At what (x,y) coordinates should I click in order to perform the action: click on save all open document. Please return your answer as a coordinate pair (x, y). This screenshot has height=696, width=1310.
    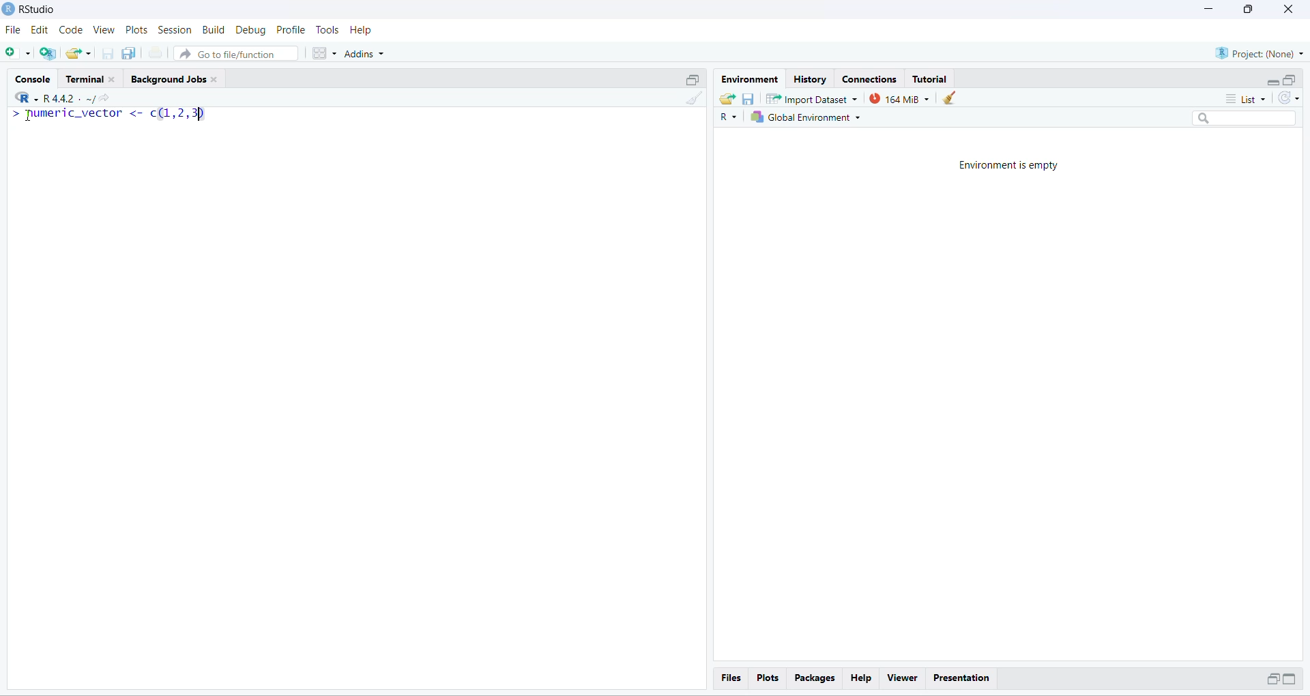
    Looking at the image, I should click on (130, 53).